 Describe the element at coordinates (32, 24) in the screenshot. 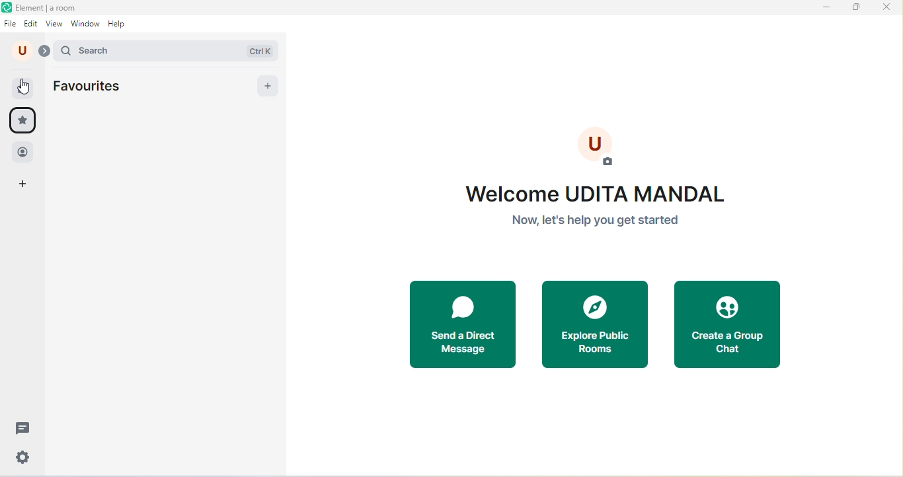

I see `edit` at that location.